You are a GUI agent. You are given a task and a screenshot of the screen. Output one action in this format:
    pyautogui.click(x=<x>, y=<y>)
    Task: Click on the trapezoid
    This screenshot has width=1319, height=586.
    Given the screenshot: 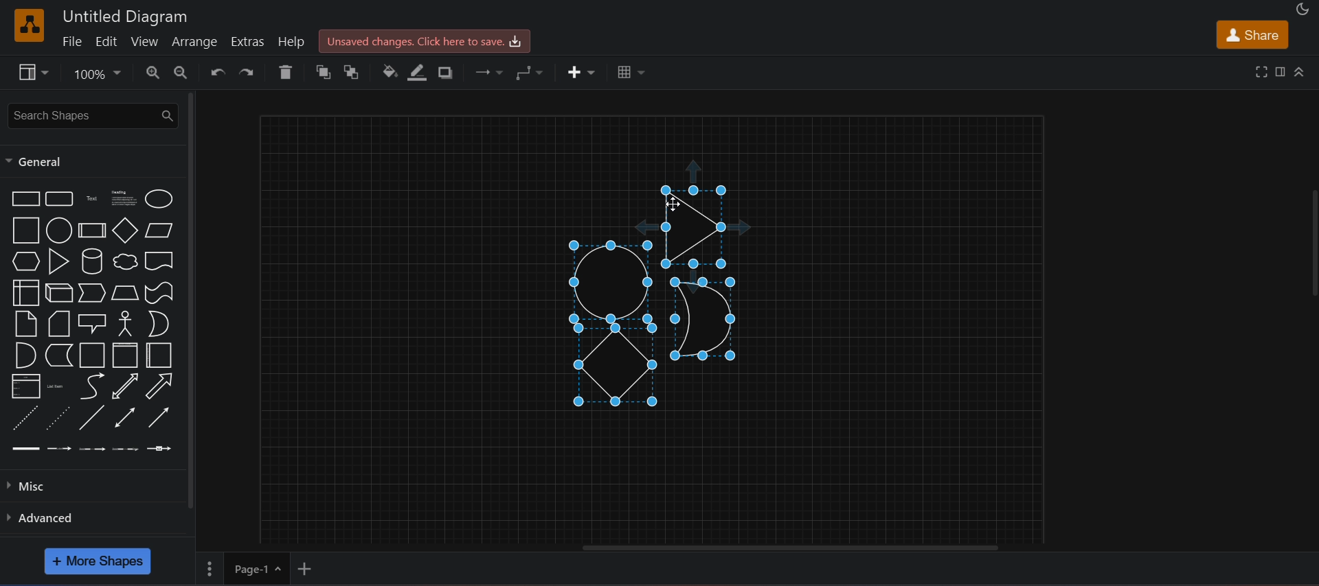 What is the action you would take?
    pyautogui.click(x=123, y=293)
    